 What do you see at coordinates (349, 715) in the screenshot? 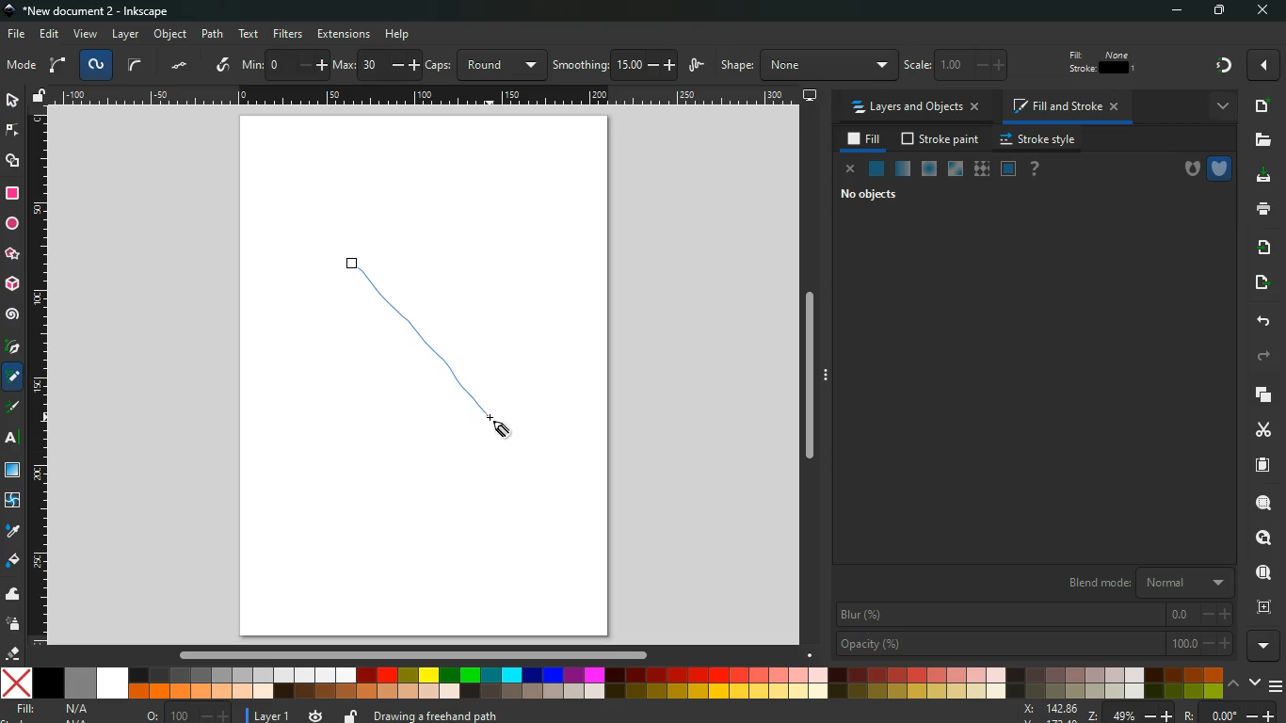
I see `unlock` at bounding box center [349, 715].